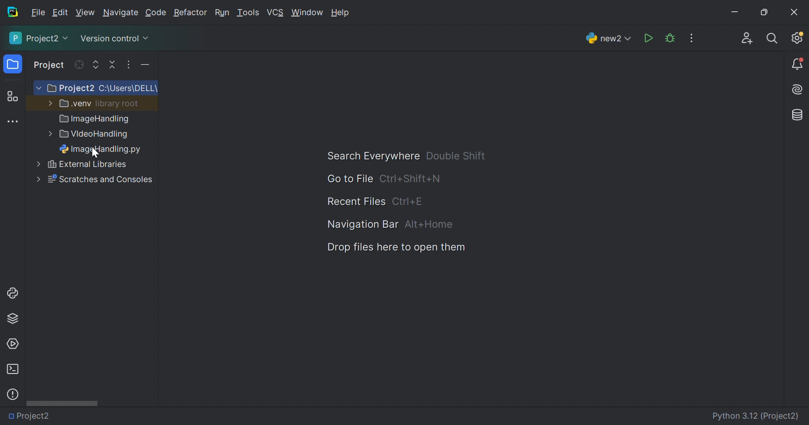 The height and width of the screenshot is (425, 809). I want to click on Restore down, so click(763, 13).